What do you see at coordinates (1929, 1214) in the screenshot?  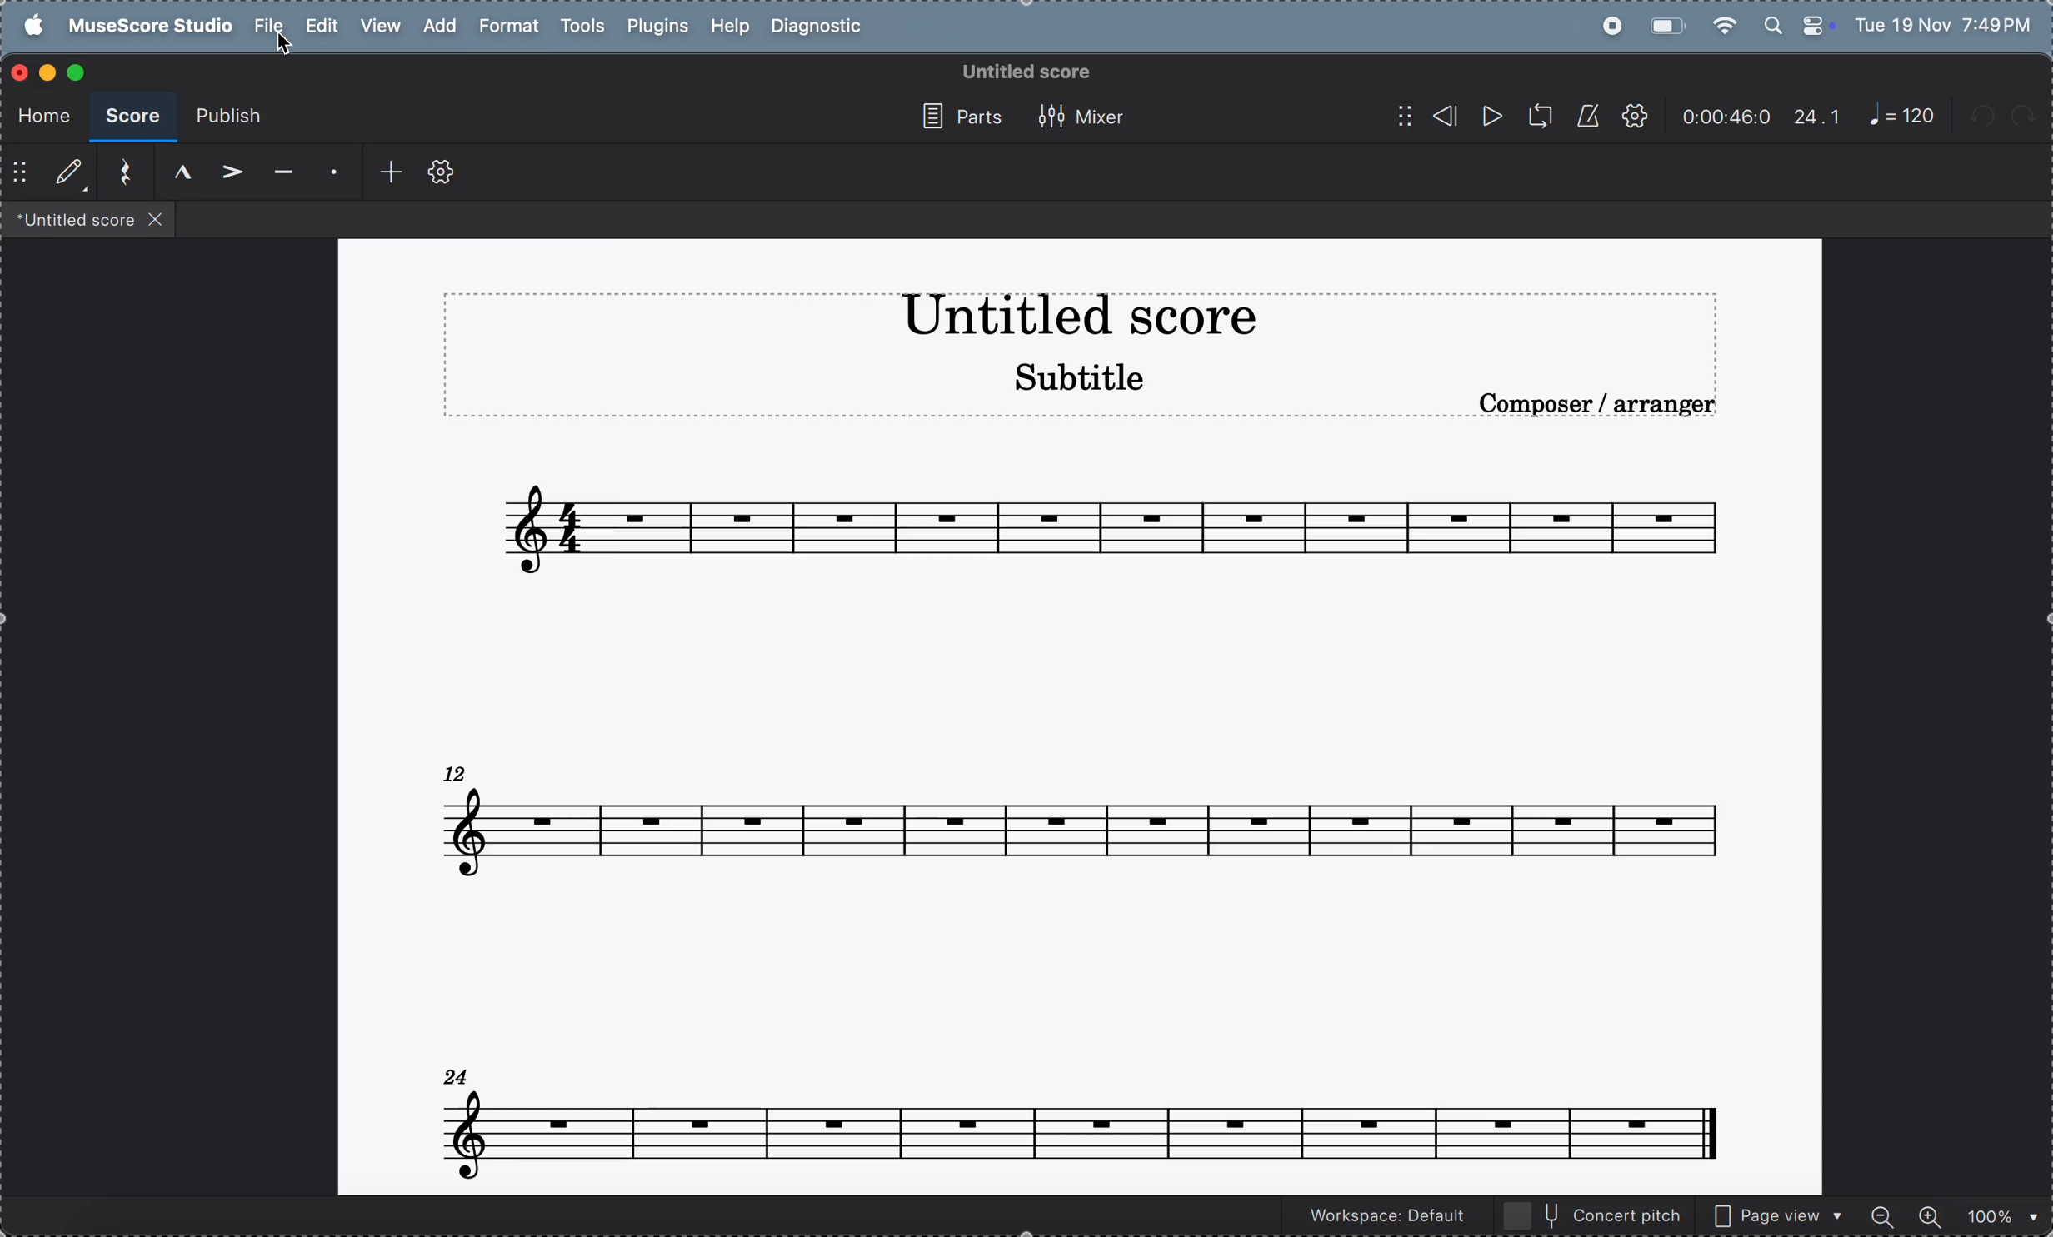 I see `zoom in` at bounding box center [1929, 1214].